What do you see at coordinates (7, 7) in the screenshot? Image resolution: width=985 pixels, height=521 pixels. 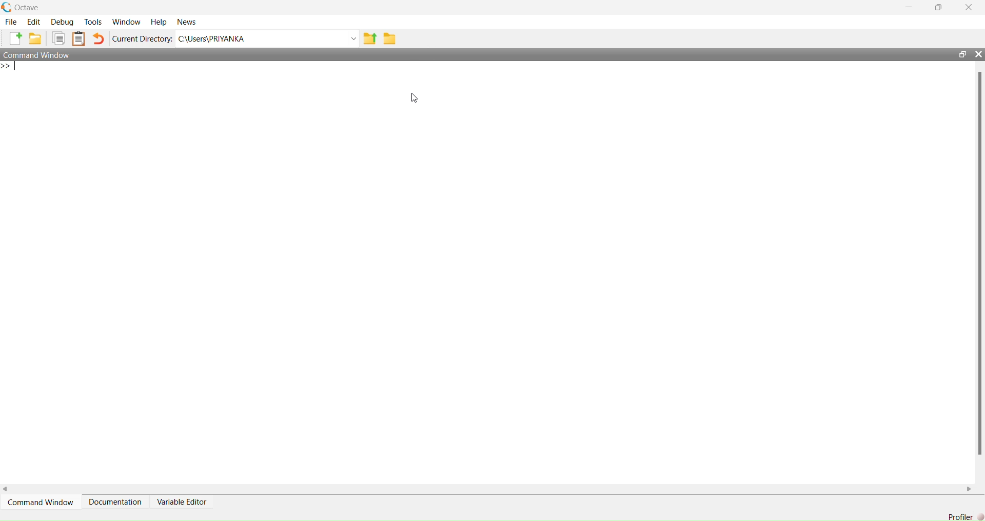 I see `Octave logo` at bounding box center [7, 7].